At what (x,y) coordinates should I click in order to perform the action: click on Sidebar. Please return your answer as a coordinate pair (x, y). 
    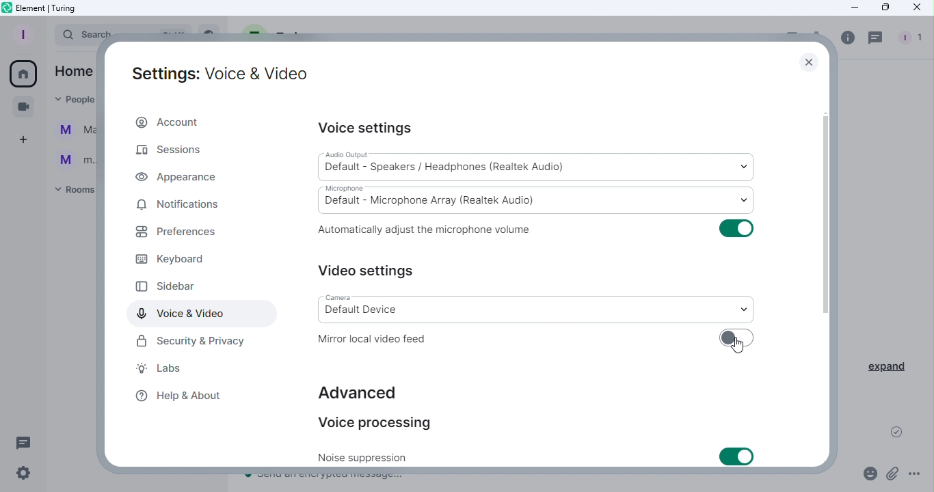
    Looking at the image, I should click on (192, 288).